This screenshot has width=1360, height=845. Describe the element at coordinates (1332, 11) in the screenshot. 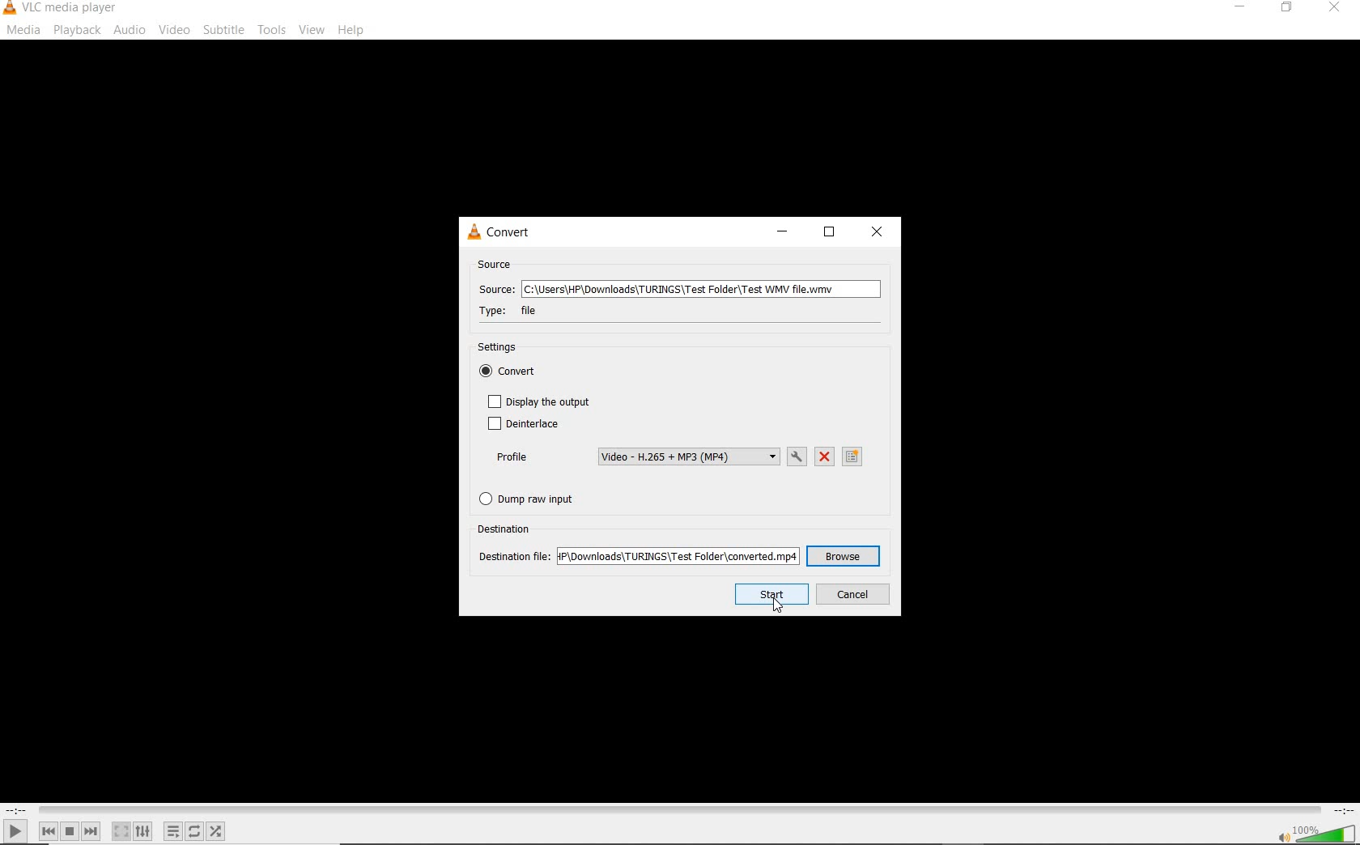

I see `close` at that location.